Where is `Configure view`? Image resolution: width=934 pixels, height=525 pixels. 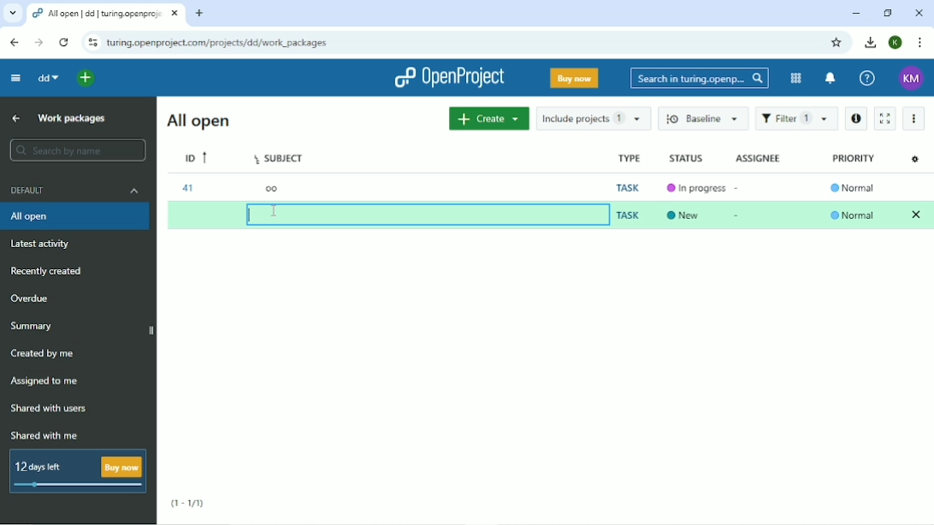
Configure view is located at coordinates (915, 161).